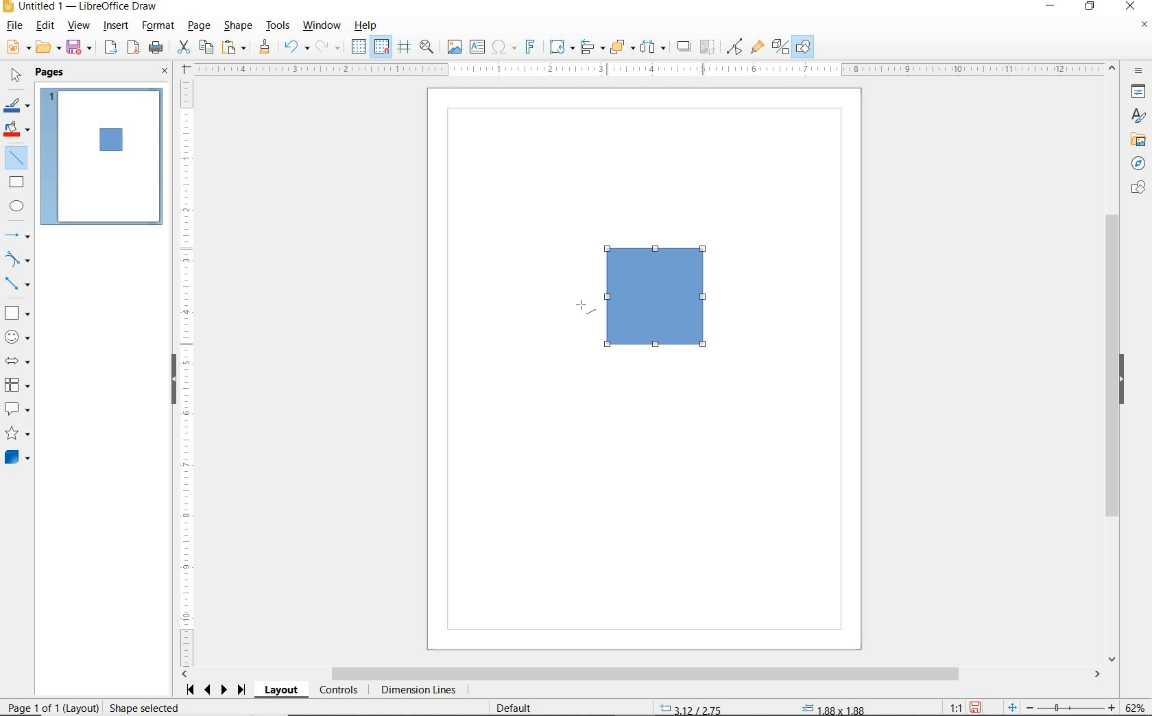 This screenshot has width=1152, height=716. I want to click on SQUARE, so click(656, 298).